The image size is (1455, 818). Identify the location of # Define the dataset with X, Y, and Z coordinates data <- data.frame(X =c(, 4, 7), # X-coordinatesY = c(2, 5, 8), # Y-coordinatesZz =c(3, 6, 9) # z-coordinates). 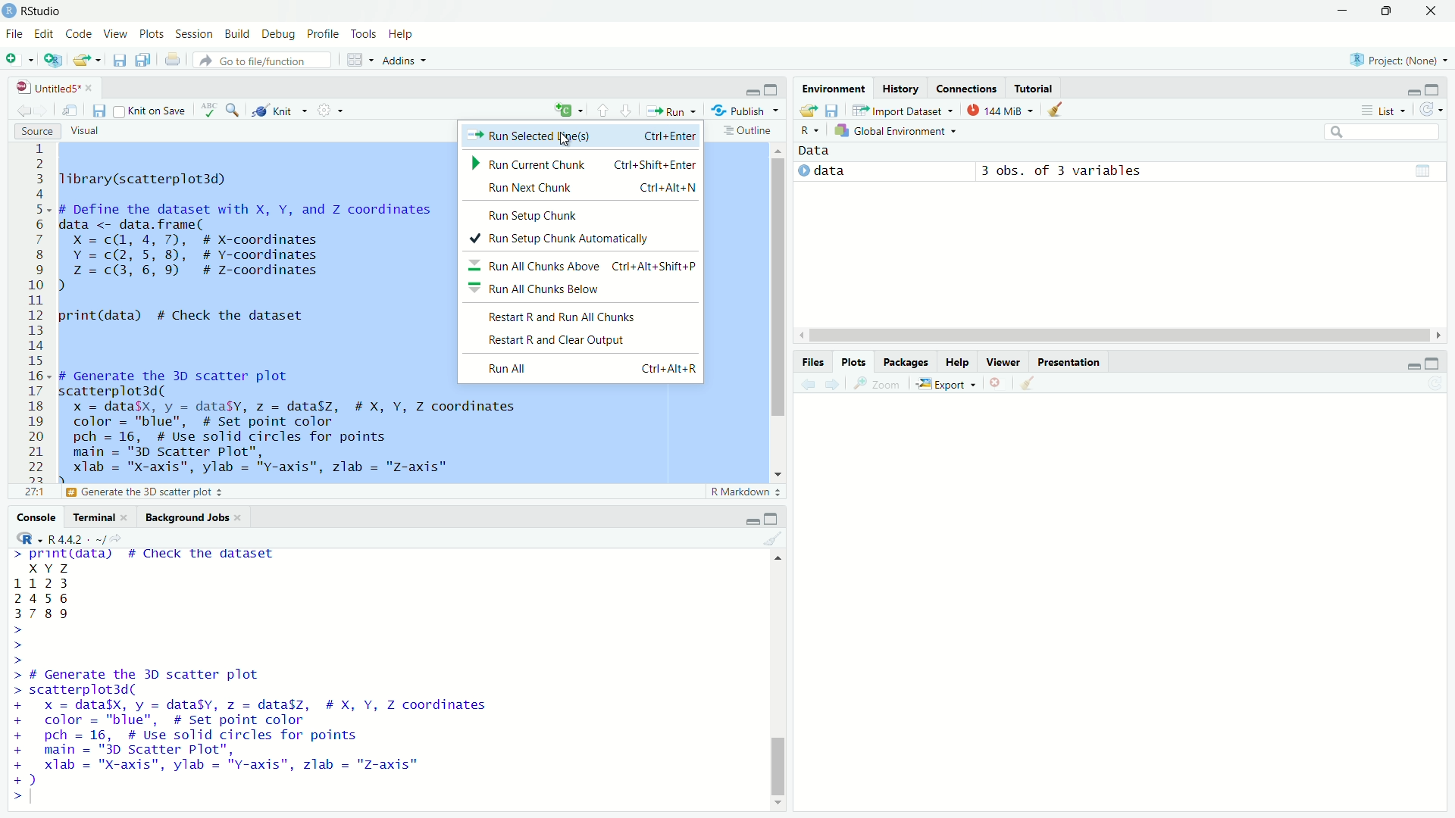
(256, 248).